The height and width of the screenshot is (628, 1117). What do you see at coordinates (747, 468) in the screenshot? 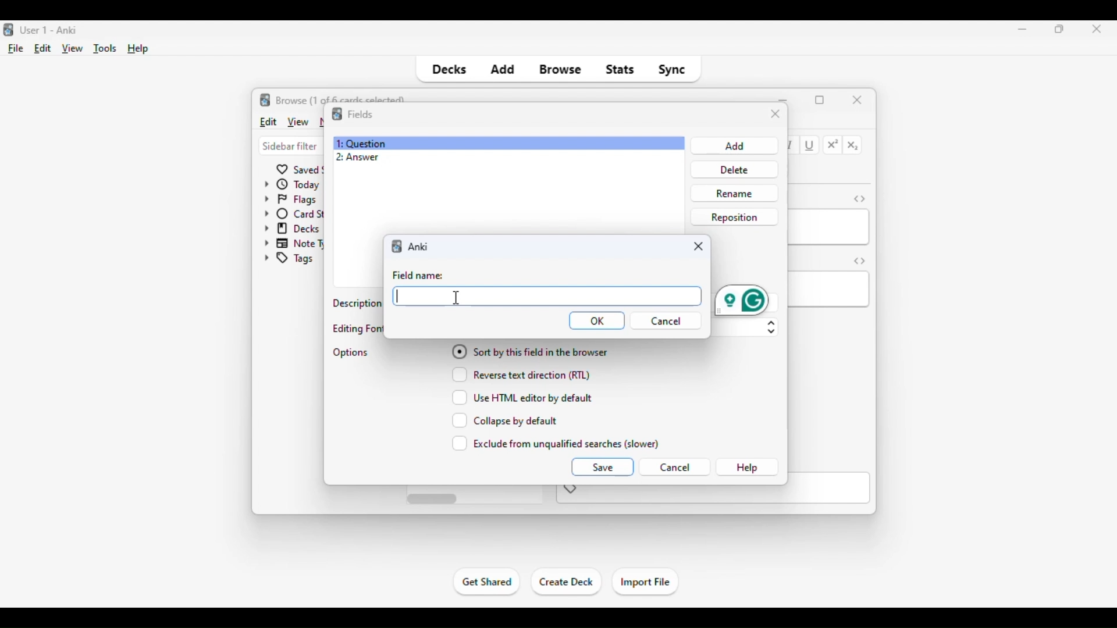
I see `help` at bounding box center [747, 468].